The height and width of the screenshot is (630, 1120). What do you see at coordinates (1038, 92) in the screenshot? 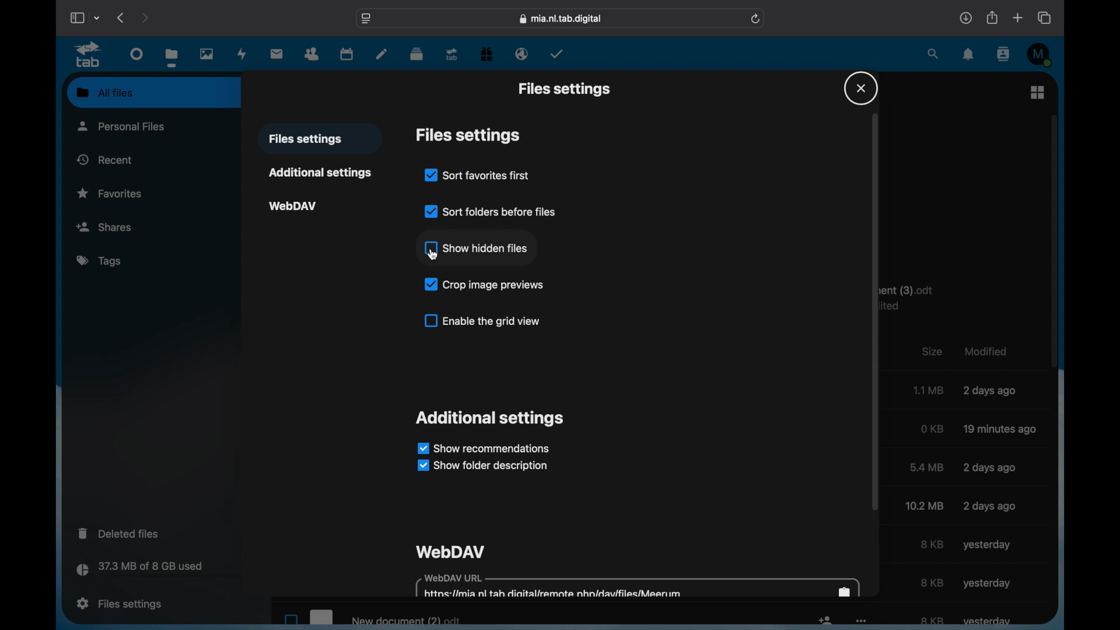
I see `grid view` at bounding box center [1038, 92].